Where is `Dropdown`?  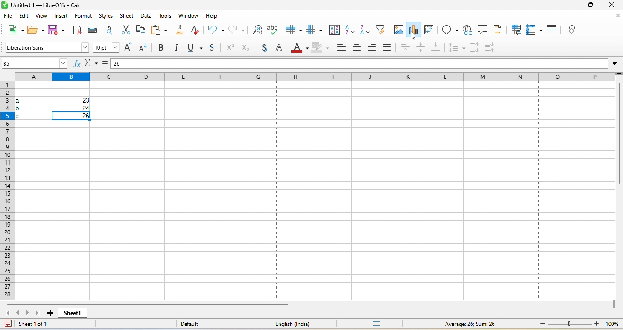 Dropdown is located at coordinates (615, 62).